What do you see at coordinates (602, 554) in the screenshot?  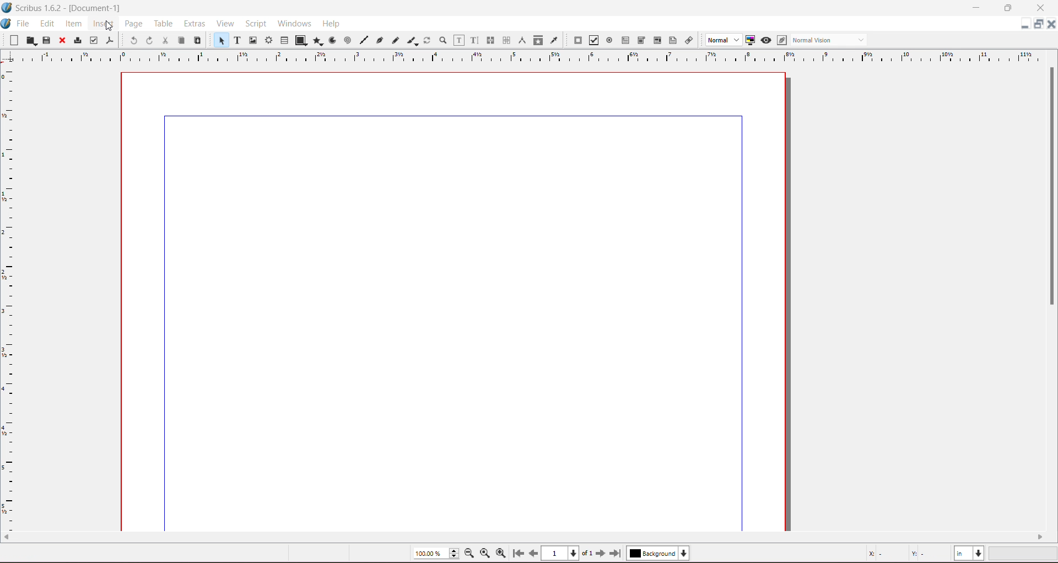 I see `Go to next page` at bounding box center [602, 554].